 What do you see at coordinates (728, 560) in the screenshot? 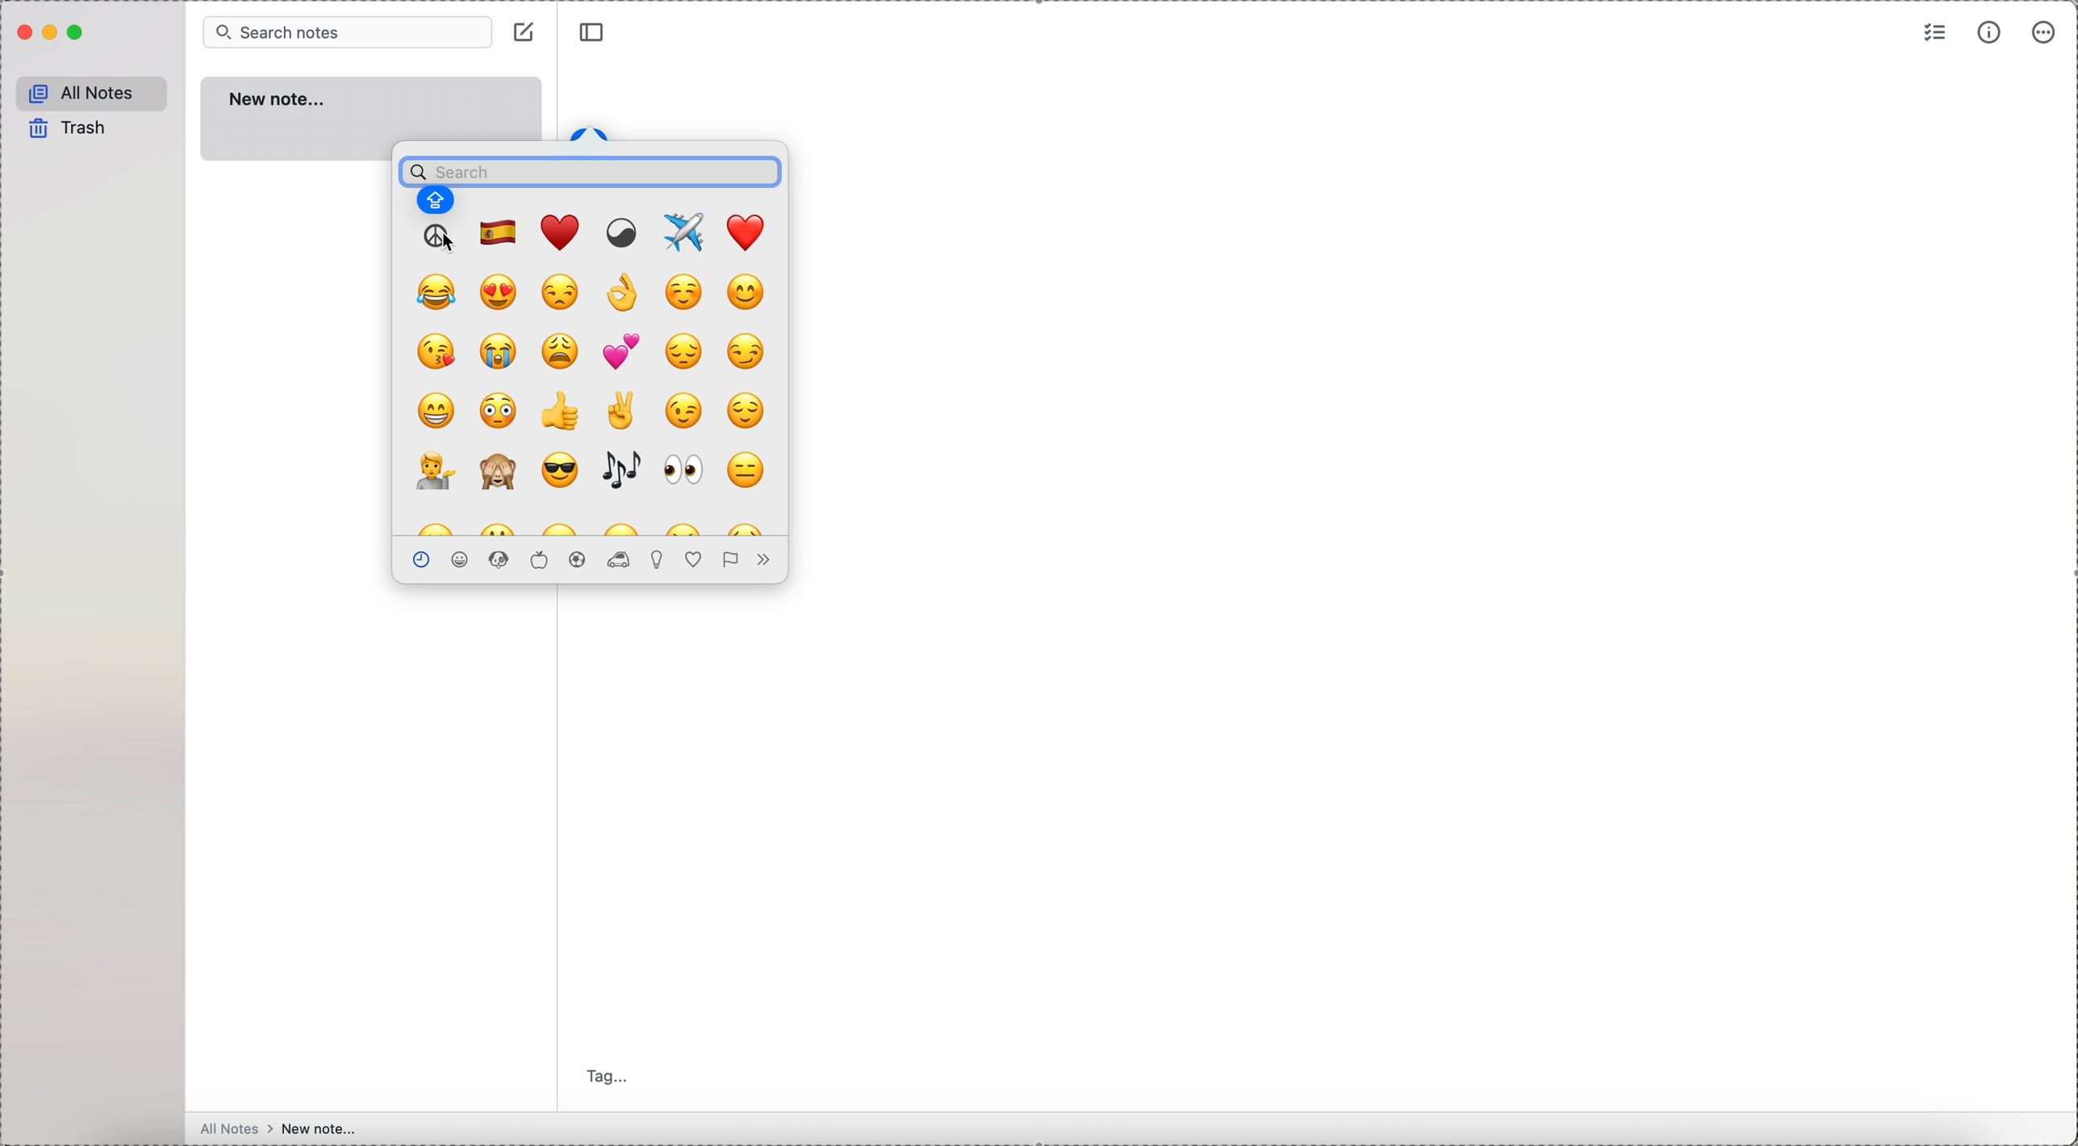
I see `symbols` at bounding box center [728, 560].